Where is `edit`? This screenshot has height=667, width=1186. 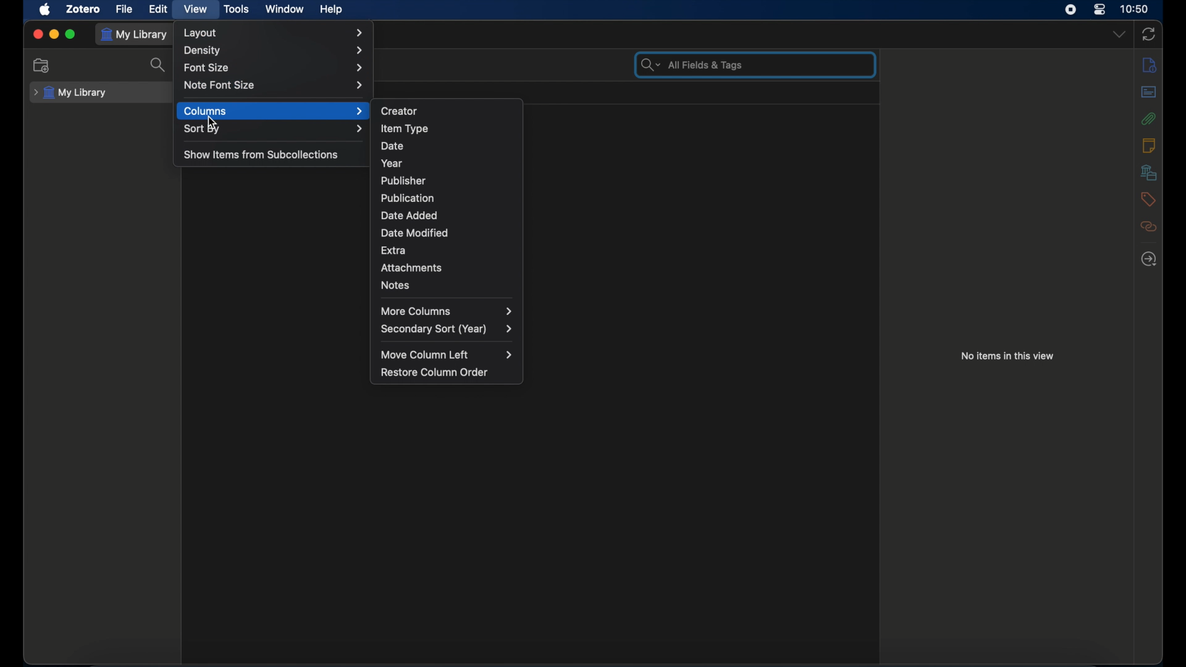 edit is located at coordinates (159, 9).